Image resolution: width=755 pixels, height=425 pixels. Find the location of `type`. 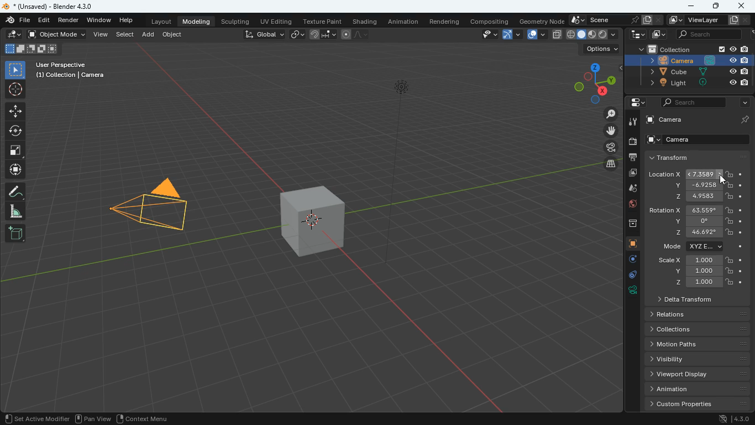

type is located at coordinates (592, 33).